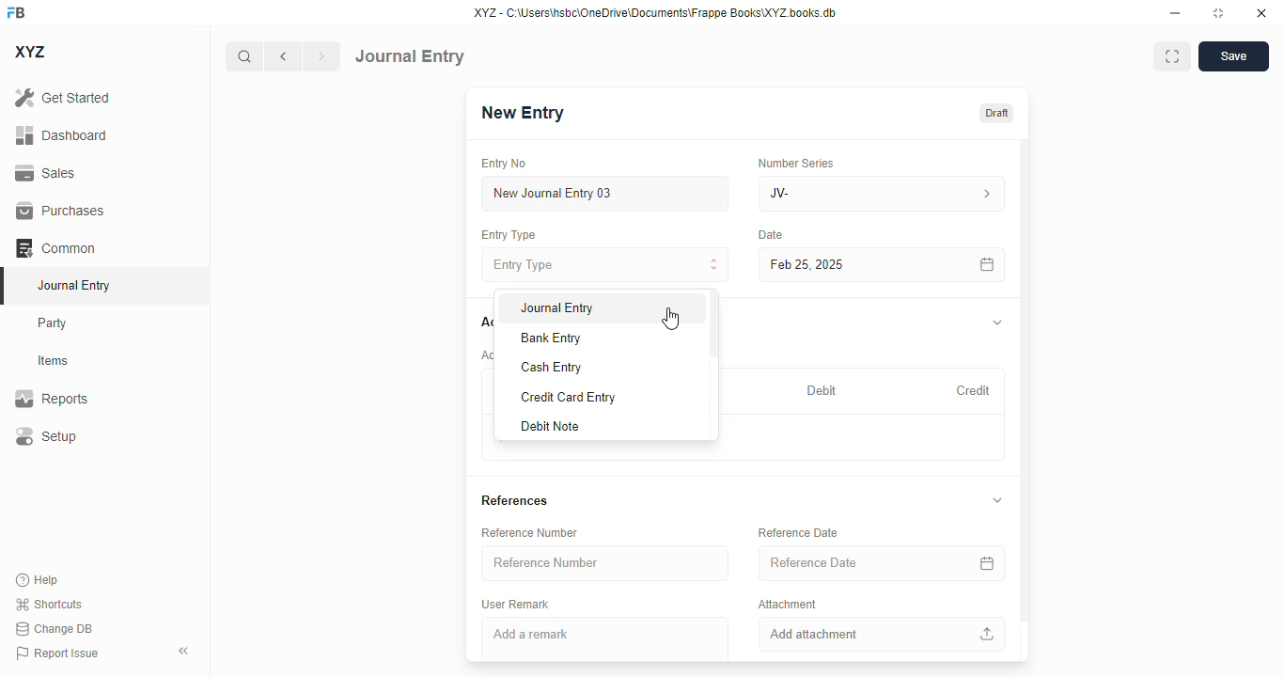 The height and width of the screenshot is (677, 1284). What do you see at coordinates (48, 174) in the screenshot?
I see `sales` at bounding box center [48, 174].